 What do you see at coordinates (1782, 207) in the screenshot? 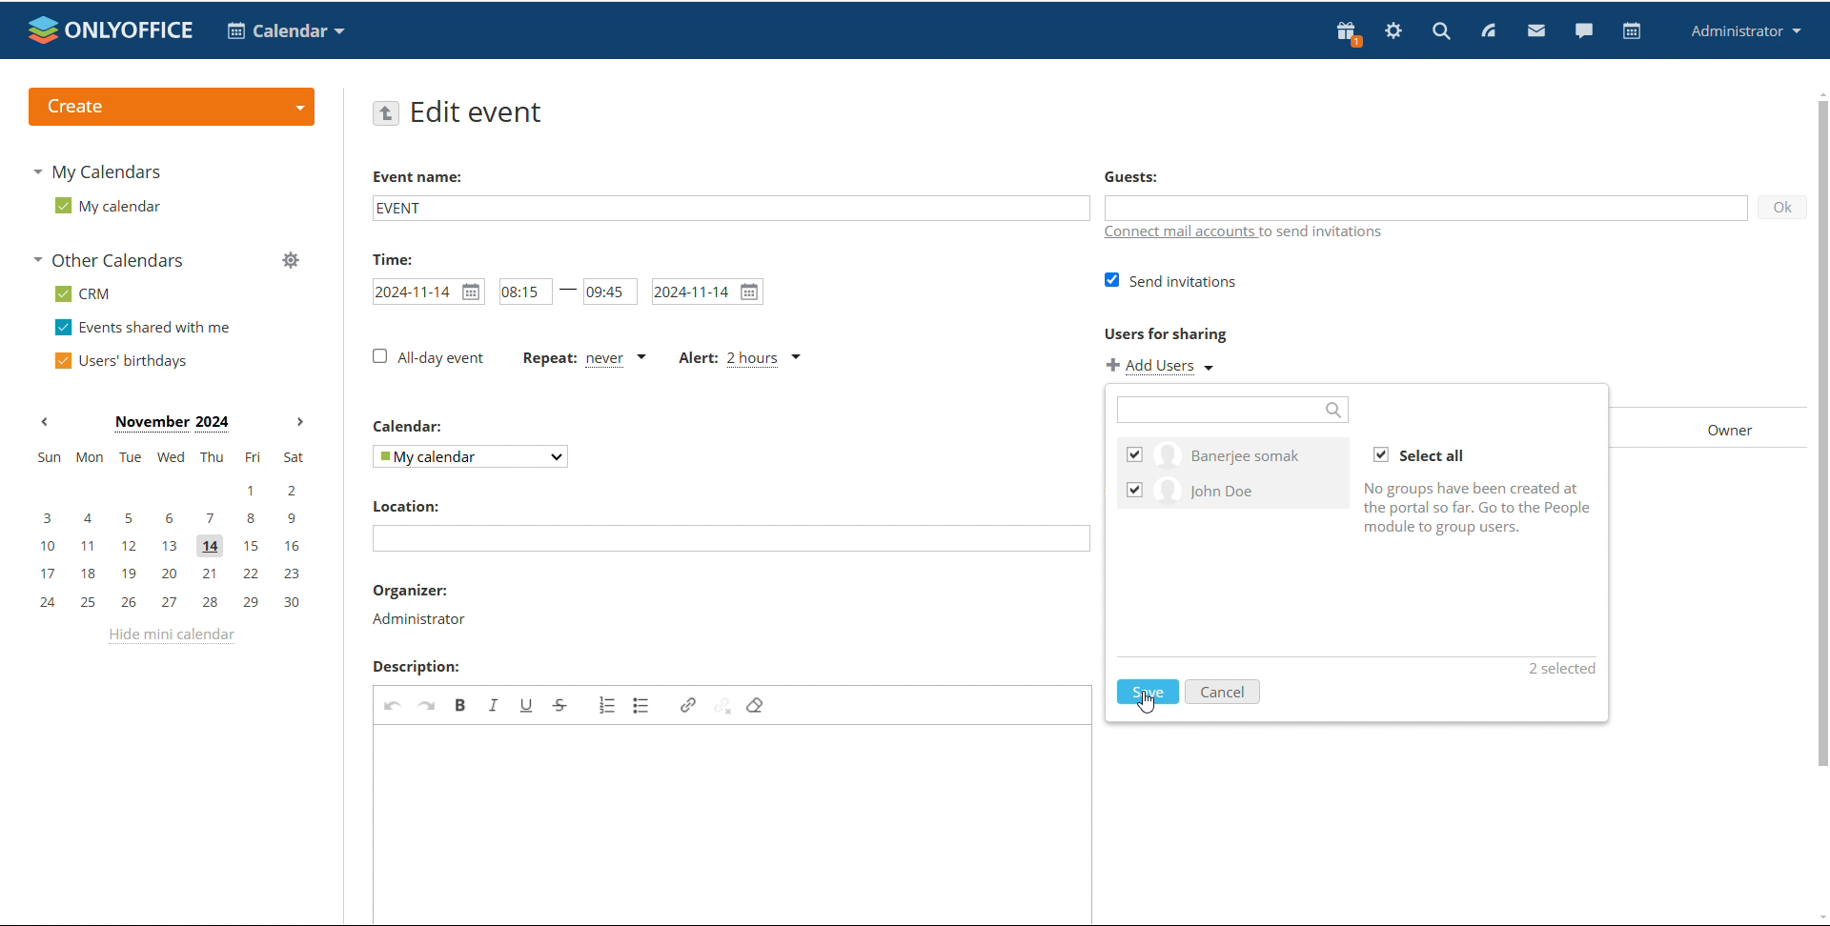
I see `ok` at bounding box center [1782, 207].